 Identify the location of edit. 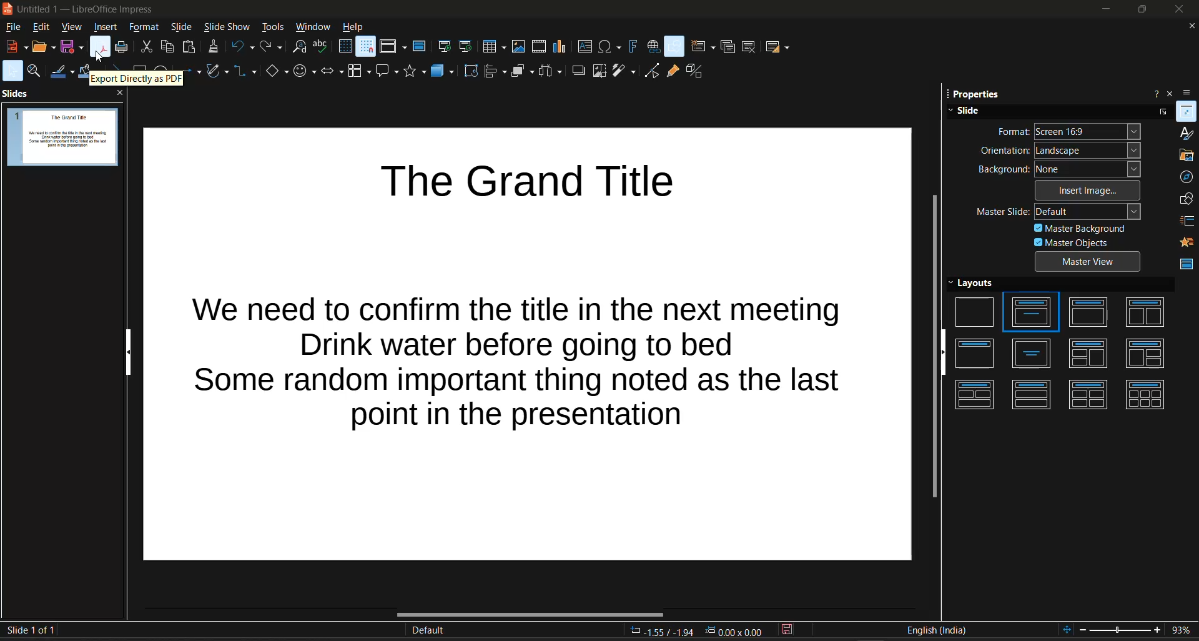
(42, 28).